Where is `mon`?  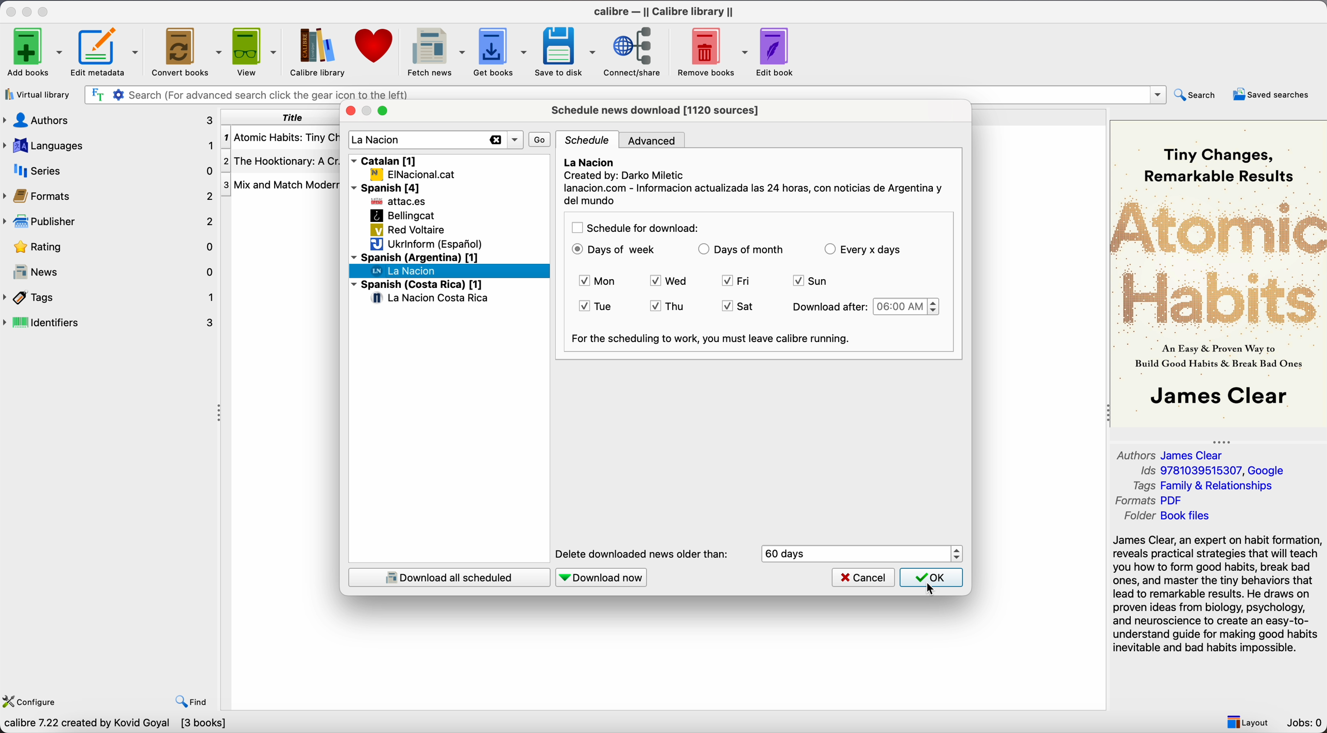 mon is located at coordinates (600, 281).